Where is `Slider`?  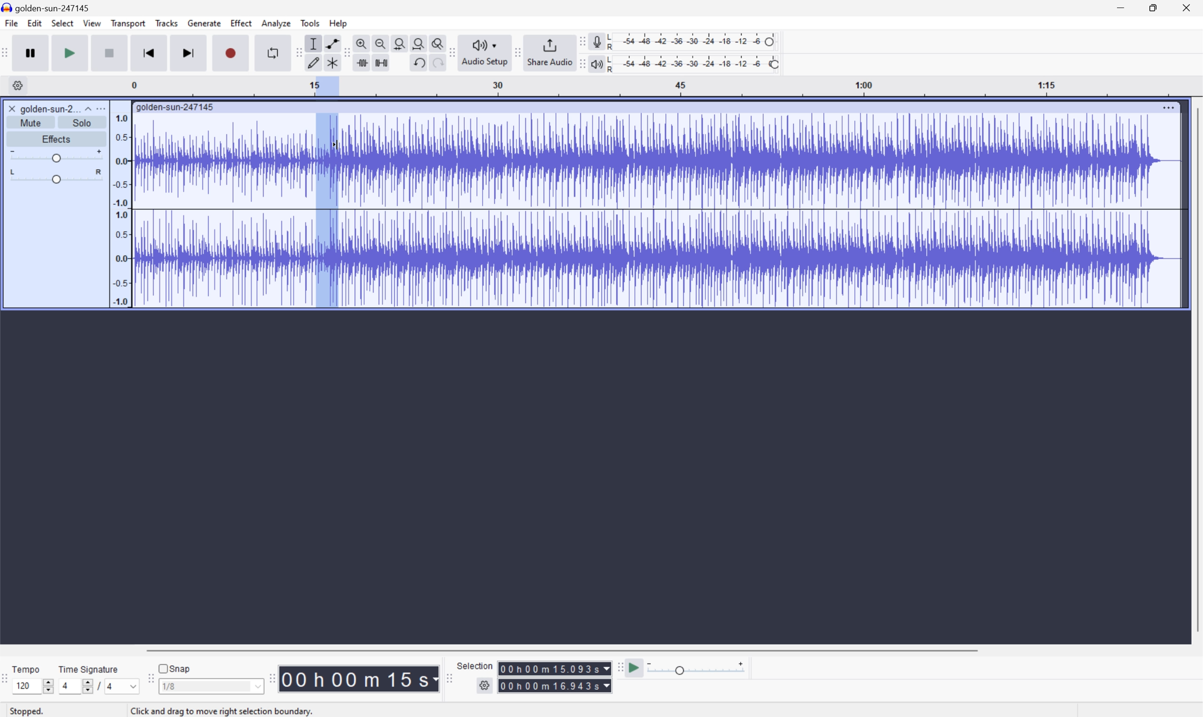
Slider is located at coordinates (82, 688).